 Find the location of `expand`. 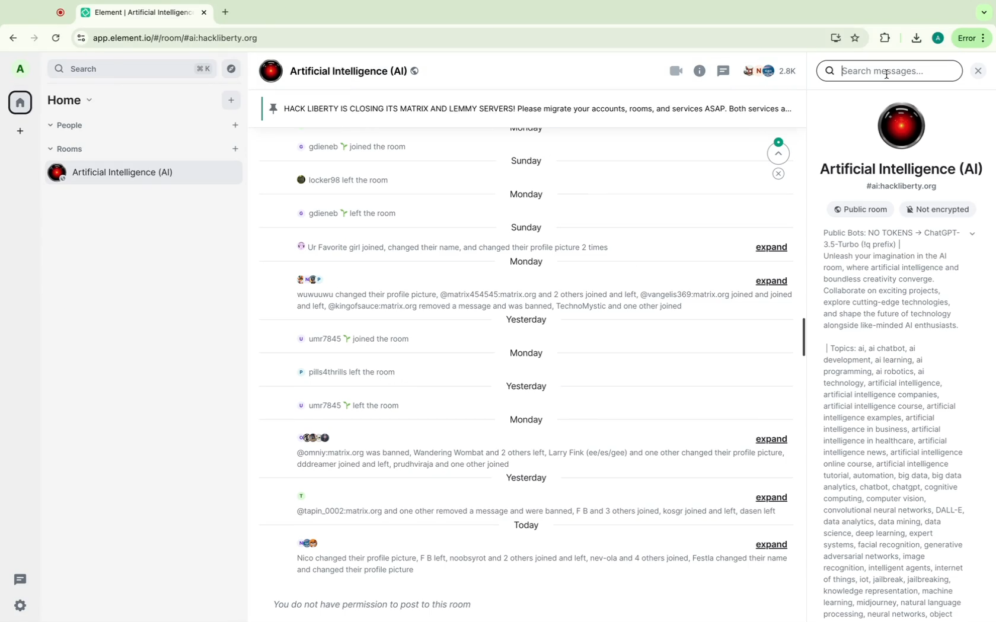

expand is located at coordinates (770, 438).